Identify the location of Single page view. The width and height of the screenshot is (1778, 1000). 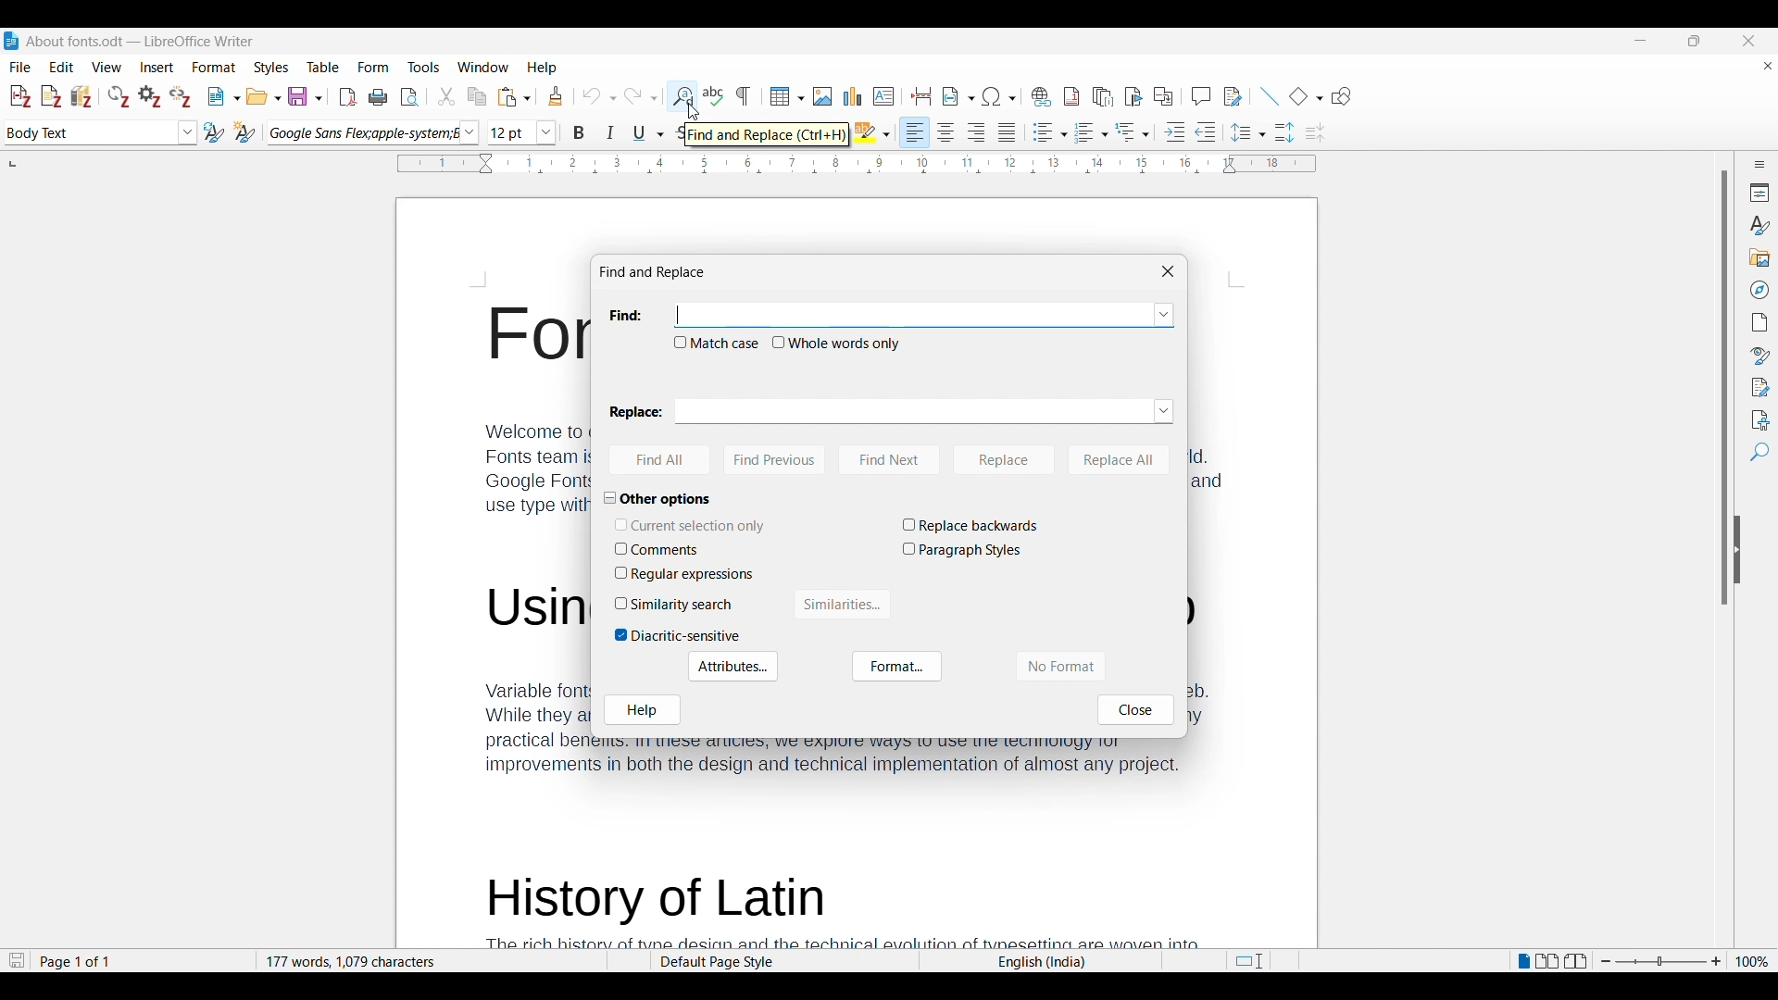
(1522, 962).